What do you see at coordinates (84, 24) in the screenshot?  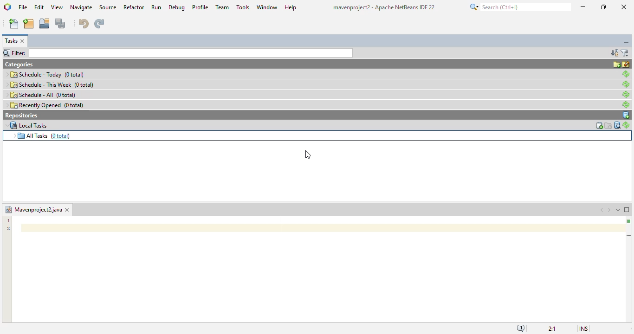 I see `undo` at bounding box center [84, 24].